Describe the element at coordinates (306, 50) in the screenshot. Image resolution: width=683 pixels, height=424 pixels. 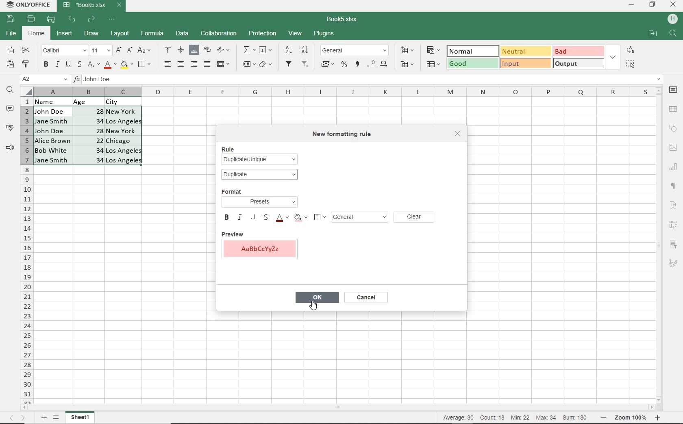
I see `SORT DESCENDING` at that location.